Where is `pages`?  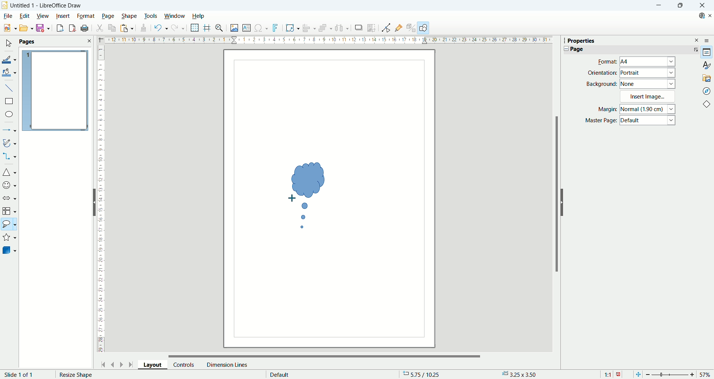 pages is located at coordinates (55, 42).